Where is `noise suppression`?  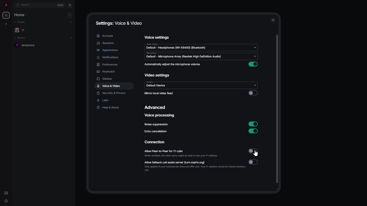
noise suppression is located at coordinates (157, 125).